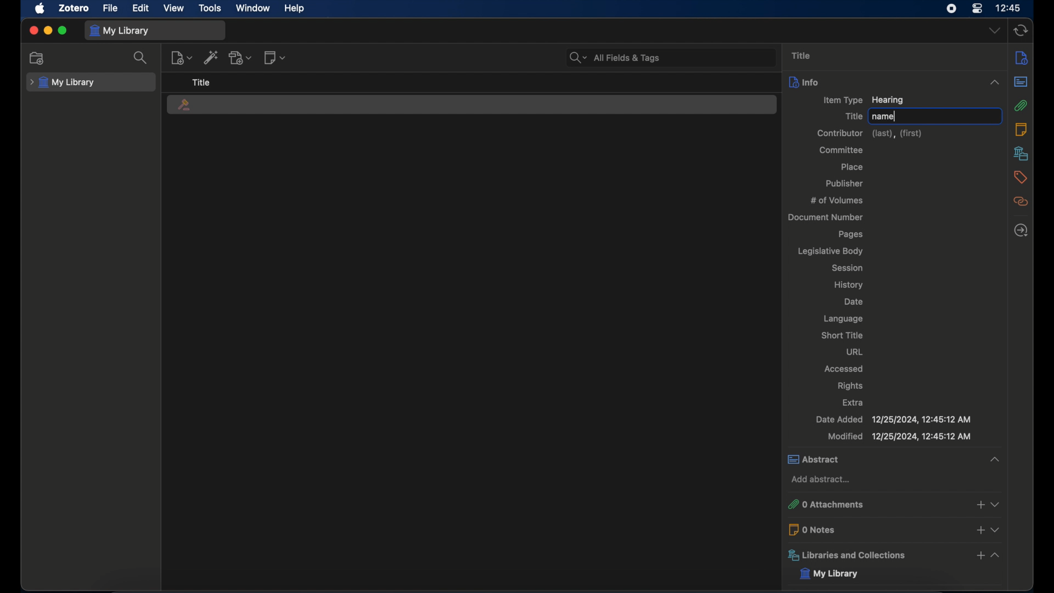 The image size is (1054, 593). Describe the element at coordinates (900, 437) in the screenshot. I see `modified` at that location.